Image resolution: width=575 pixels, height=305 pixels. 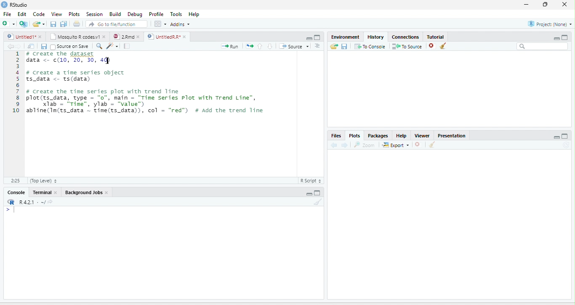 I want to click on # Create the dataset

data <- c(10, 20, 30, 4)

# Create a time series object

ts_data <- ts(data)

# Create the time series plot with trend line

plot(ts_data, type = "0", main = "Time Series Plot with Trend Line",
x1ab = “Time”, ylab = “value")

abline(Im(ts_data ~ time(ts_data)), col = “red”) # Add the trend line], so click(x=149, y=84).